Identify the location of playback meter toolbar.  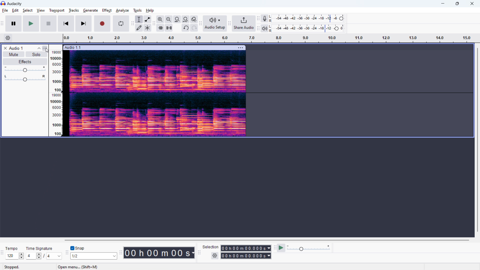
(258, 28).